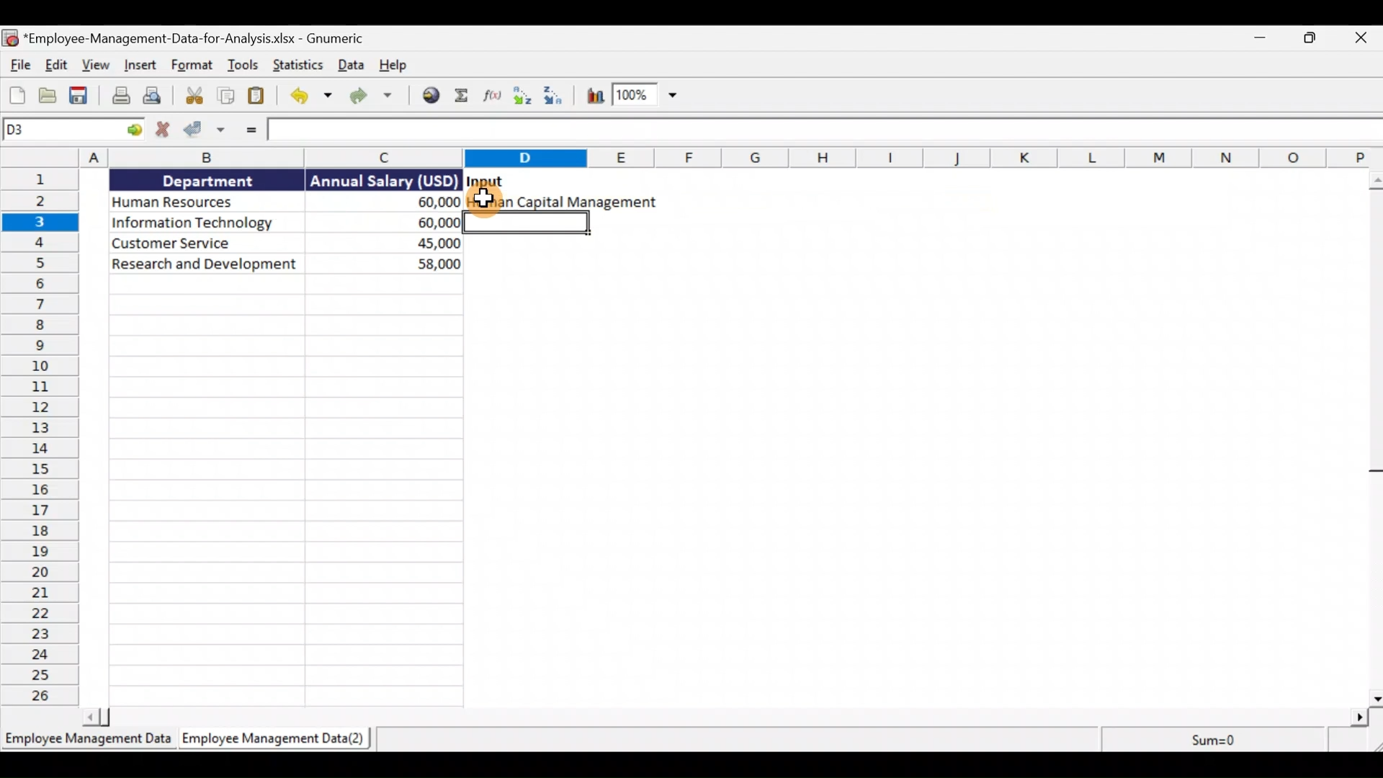 This screenshot has width=1383, height=778. Describe the element at coordinates (483, 200) in the screenshot. I see `Cursor` at that location.